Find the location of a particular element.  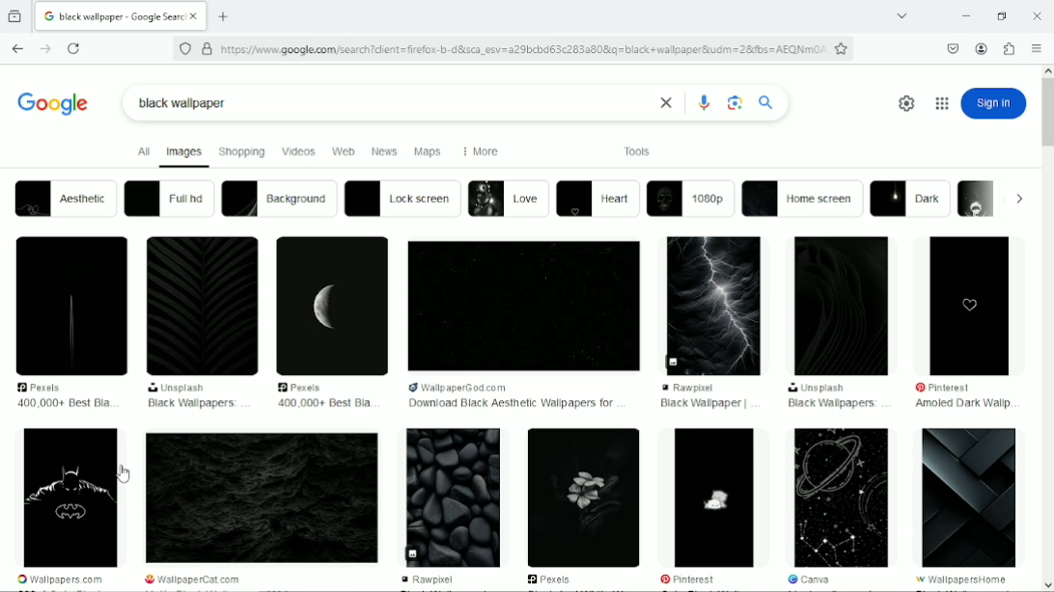

black wallpaper image is located at coordinates (712, 498).